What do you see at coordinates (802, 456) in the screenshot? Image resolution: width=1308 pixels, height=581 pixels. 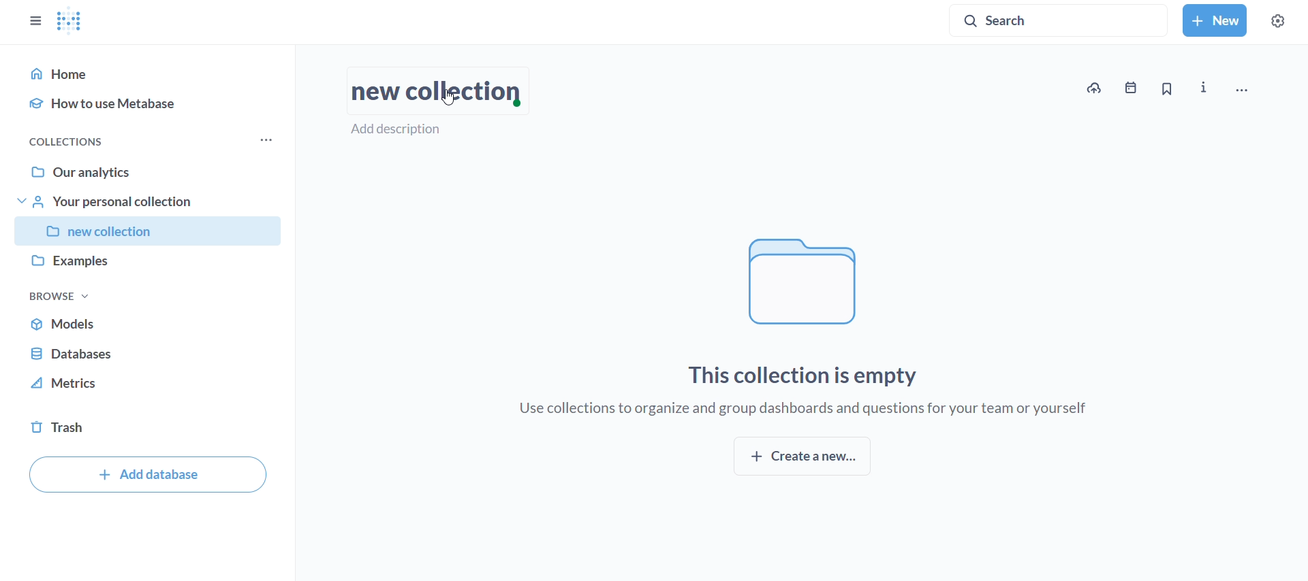 I see `create new collection` at bounding box center [802, 456].